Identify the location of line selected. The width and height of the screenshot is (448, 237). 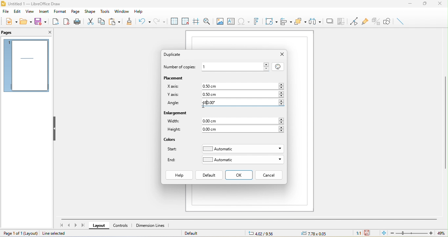
(58, 233).